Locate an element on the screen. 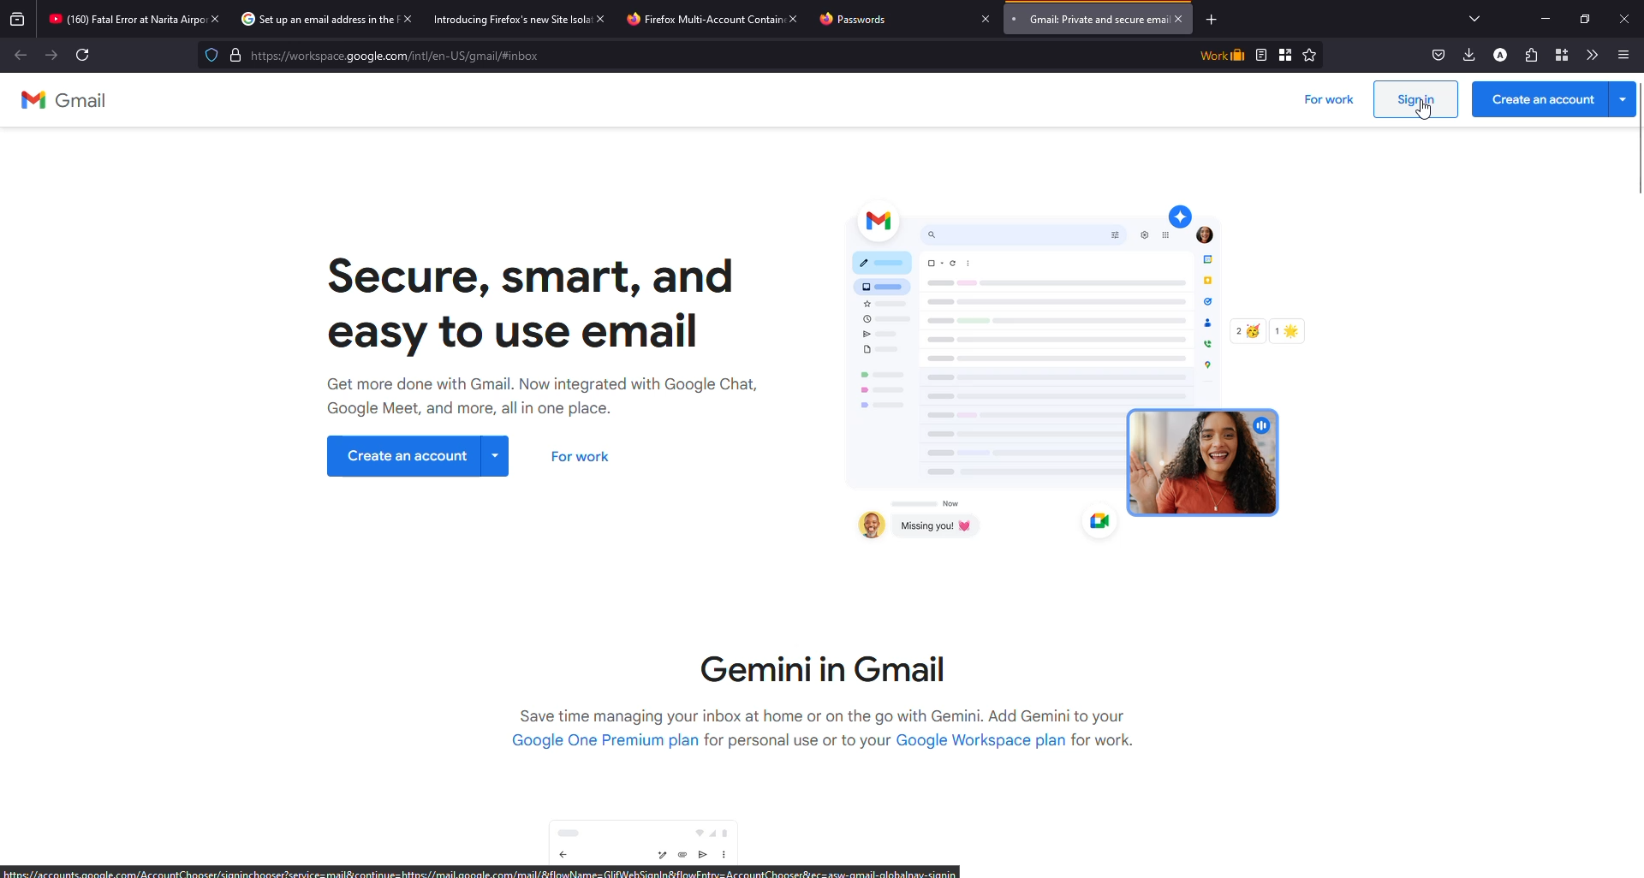 Image resolution: width=1644 pixels, height=878 pixels. close is located at coordinates (1183, 18).